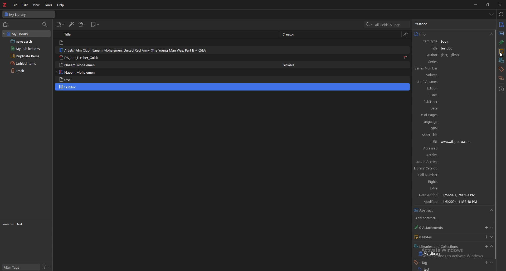  What do you see at coordinates (449, 122) in the screenshot?
I see `language` at bounding box center [449, 122].